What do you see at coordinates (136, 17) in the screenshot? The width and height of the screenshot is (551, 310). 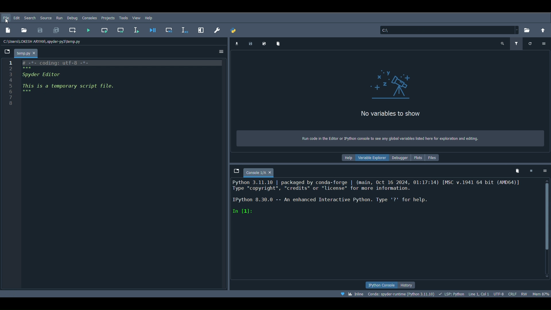 I see `View` at bounding box center [136, 17].